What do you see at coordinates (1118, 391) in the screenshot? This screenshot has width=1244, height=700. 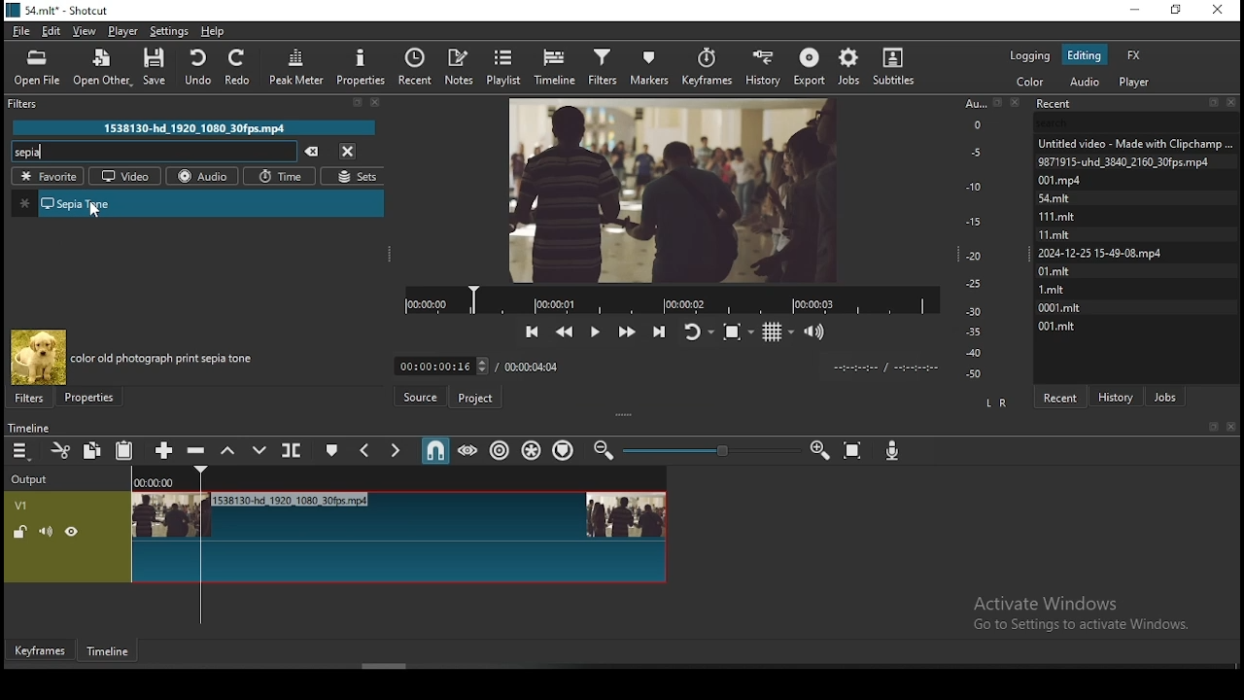 I see `history` at bounding box center [1118, 391].